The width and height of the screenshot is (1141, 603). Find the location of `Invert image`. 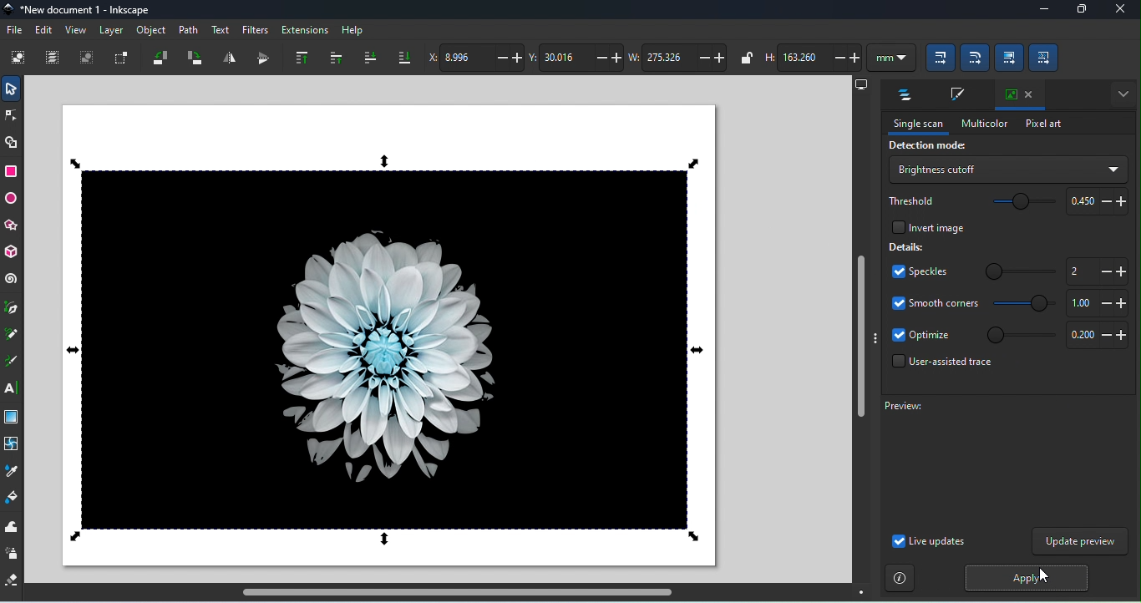

Invert image is located at coordinates (923, 228).